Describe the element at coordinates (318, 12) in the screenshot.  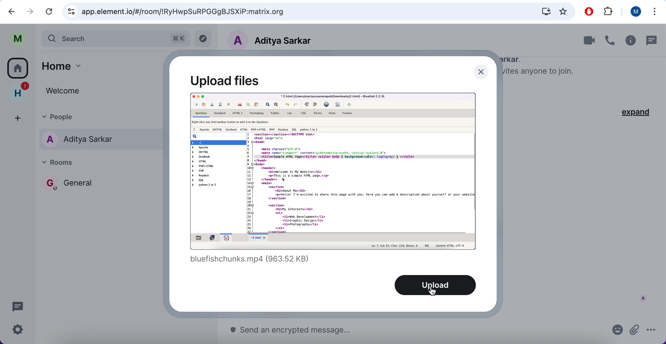
I see `google search` at that location.